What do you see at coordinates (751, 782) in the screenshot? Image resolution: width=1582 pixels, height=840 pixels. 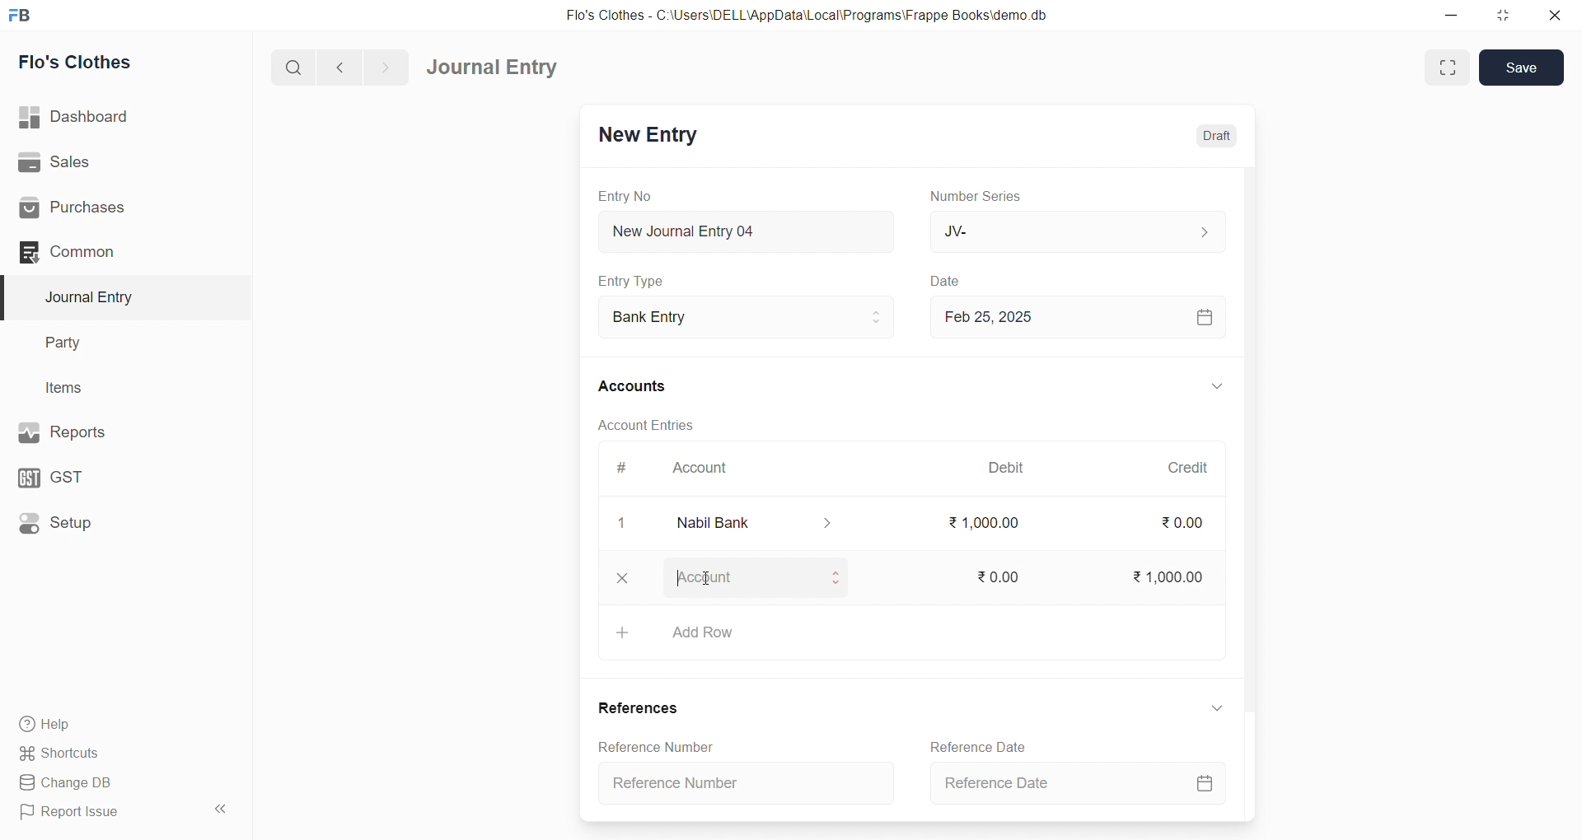 I see `Reference Number` at bounding box center [751, 782].